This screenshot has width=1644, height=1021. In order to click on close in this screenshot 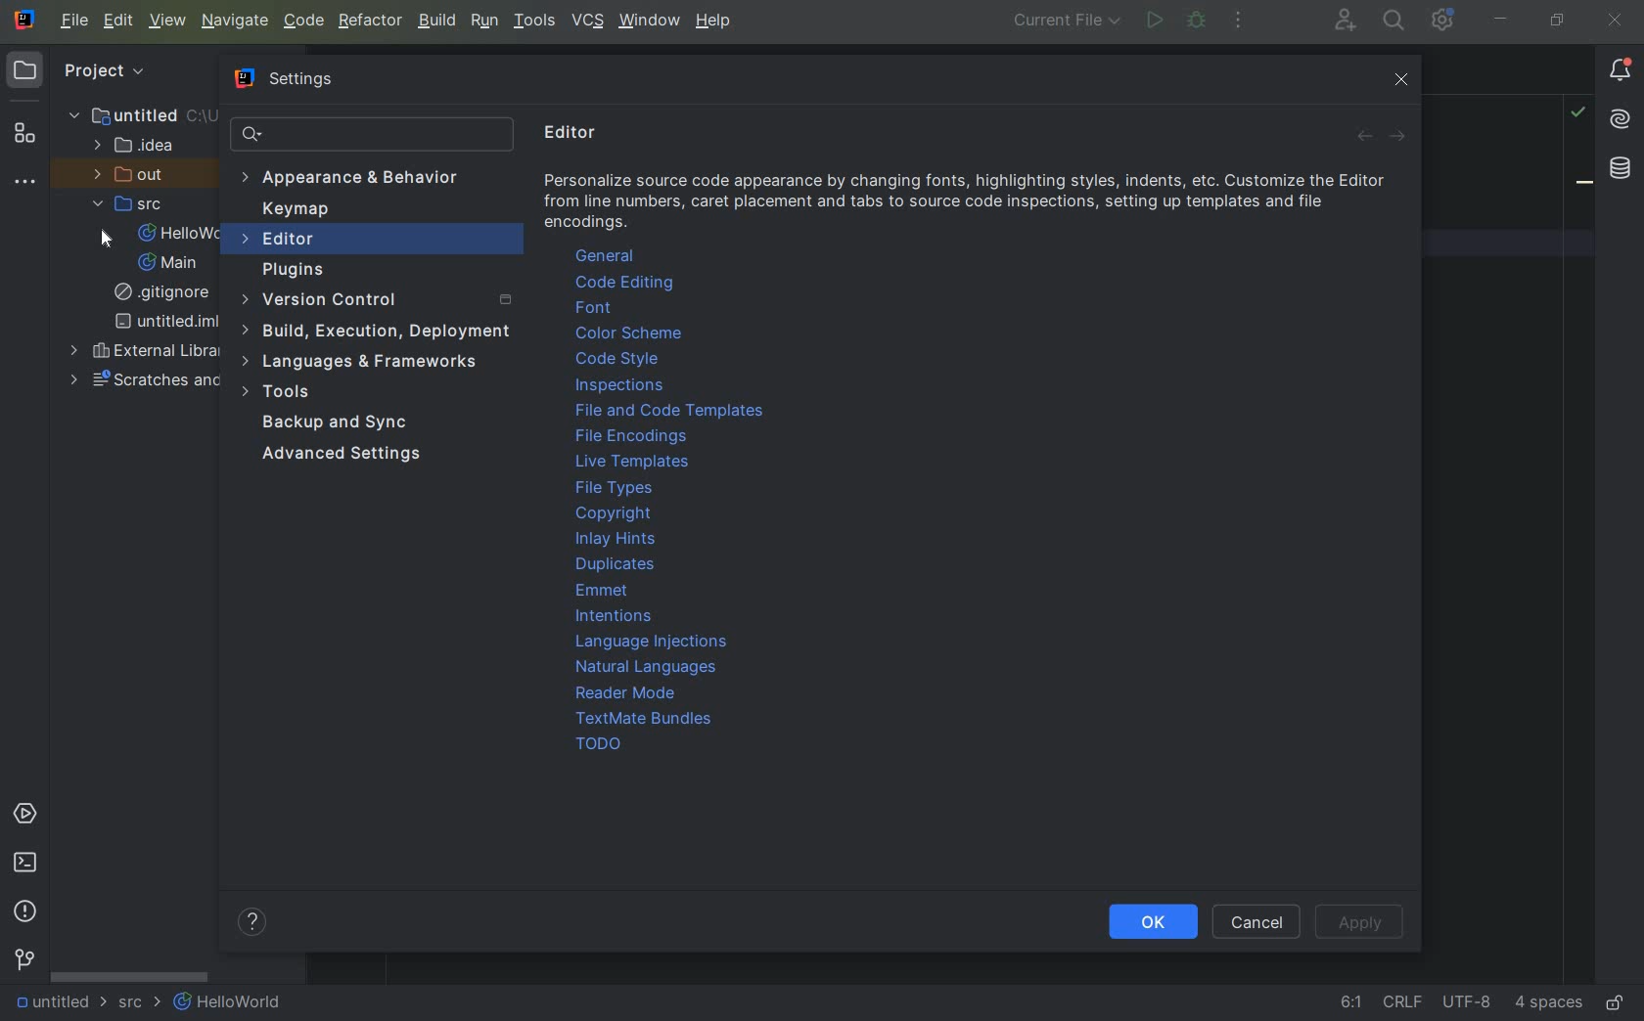, I will do `click(1393, 77)`.